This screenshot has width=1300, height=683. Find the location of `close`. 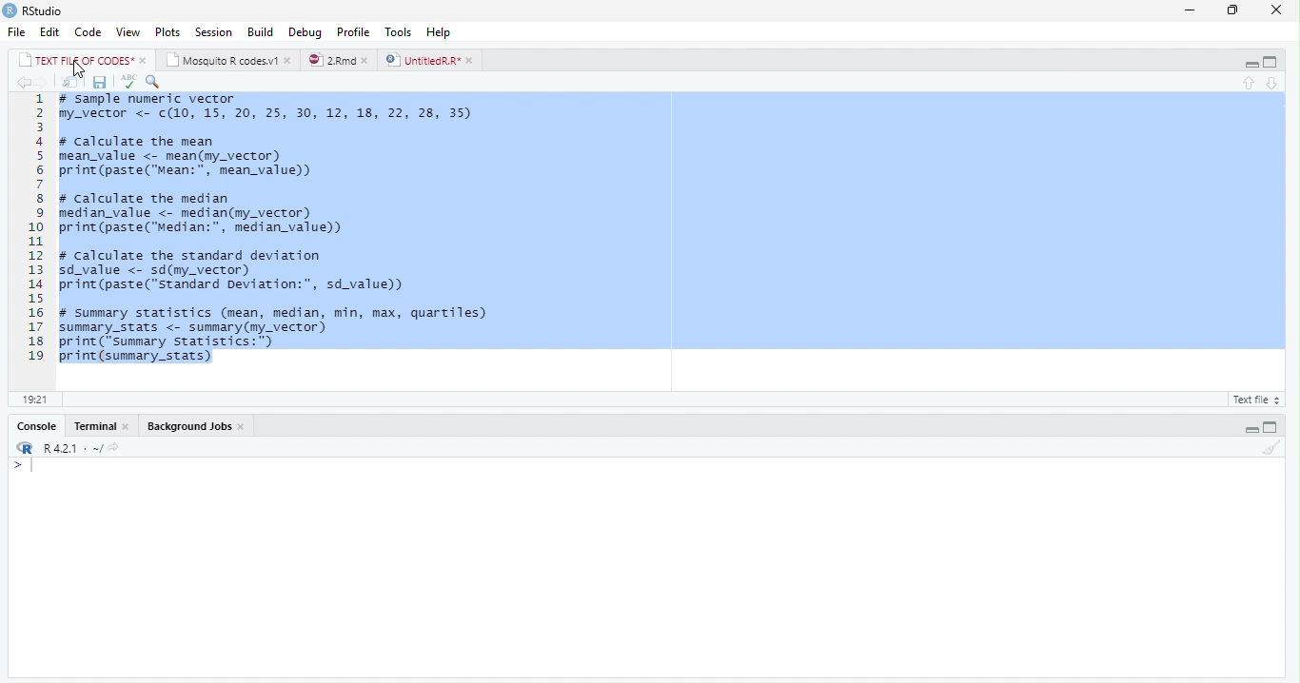

close is located at coordinates (369, 61).